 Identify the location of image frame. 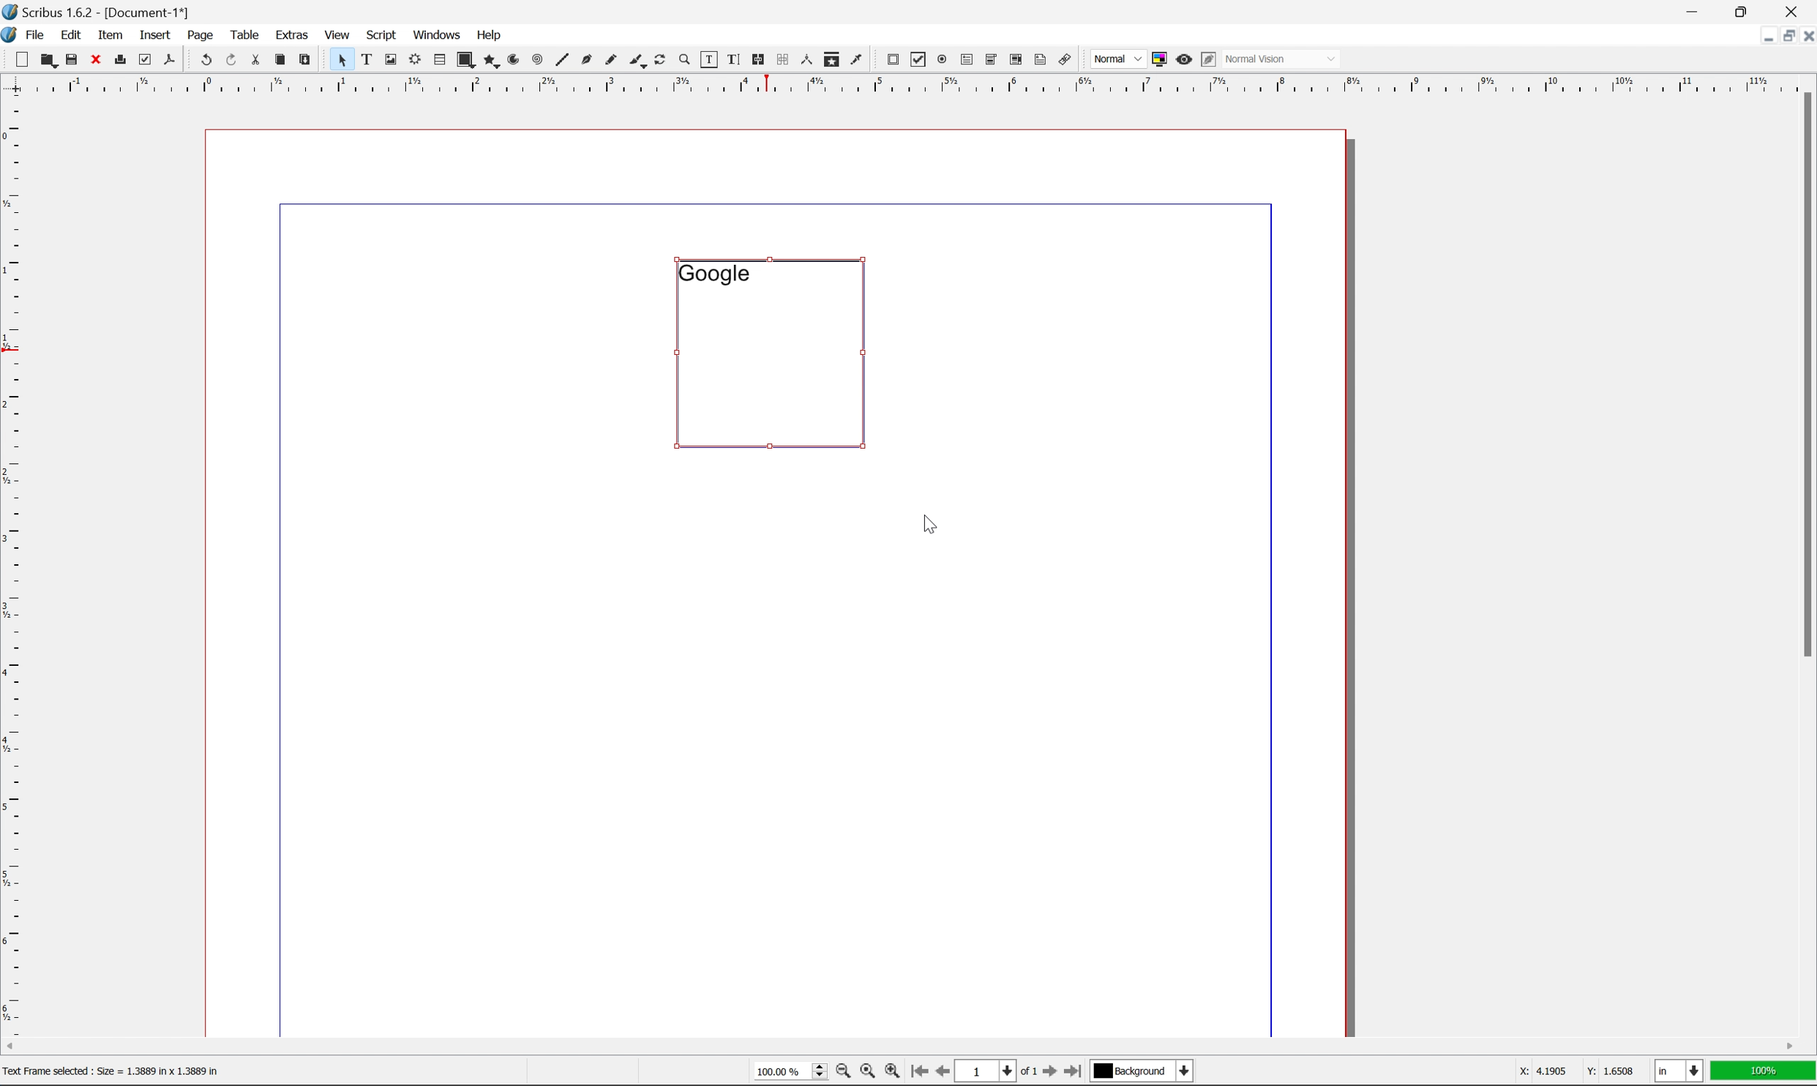
(391, 61).